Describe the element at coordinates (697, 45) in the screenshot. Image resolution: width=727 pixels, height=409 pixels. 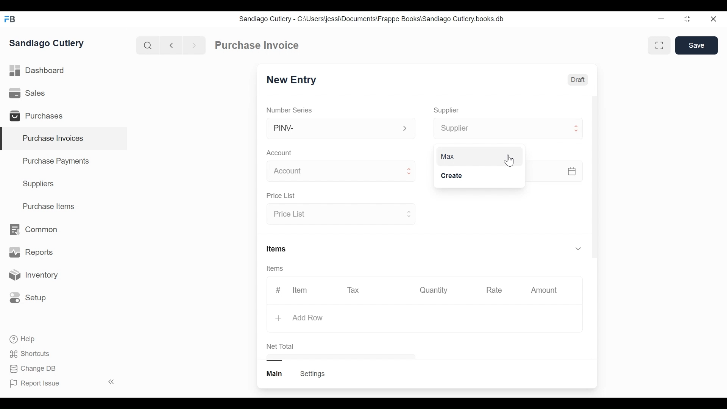
I see `Save` at that location.